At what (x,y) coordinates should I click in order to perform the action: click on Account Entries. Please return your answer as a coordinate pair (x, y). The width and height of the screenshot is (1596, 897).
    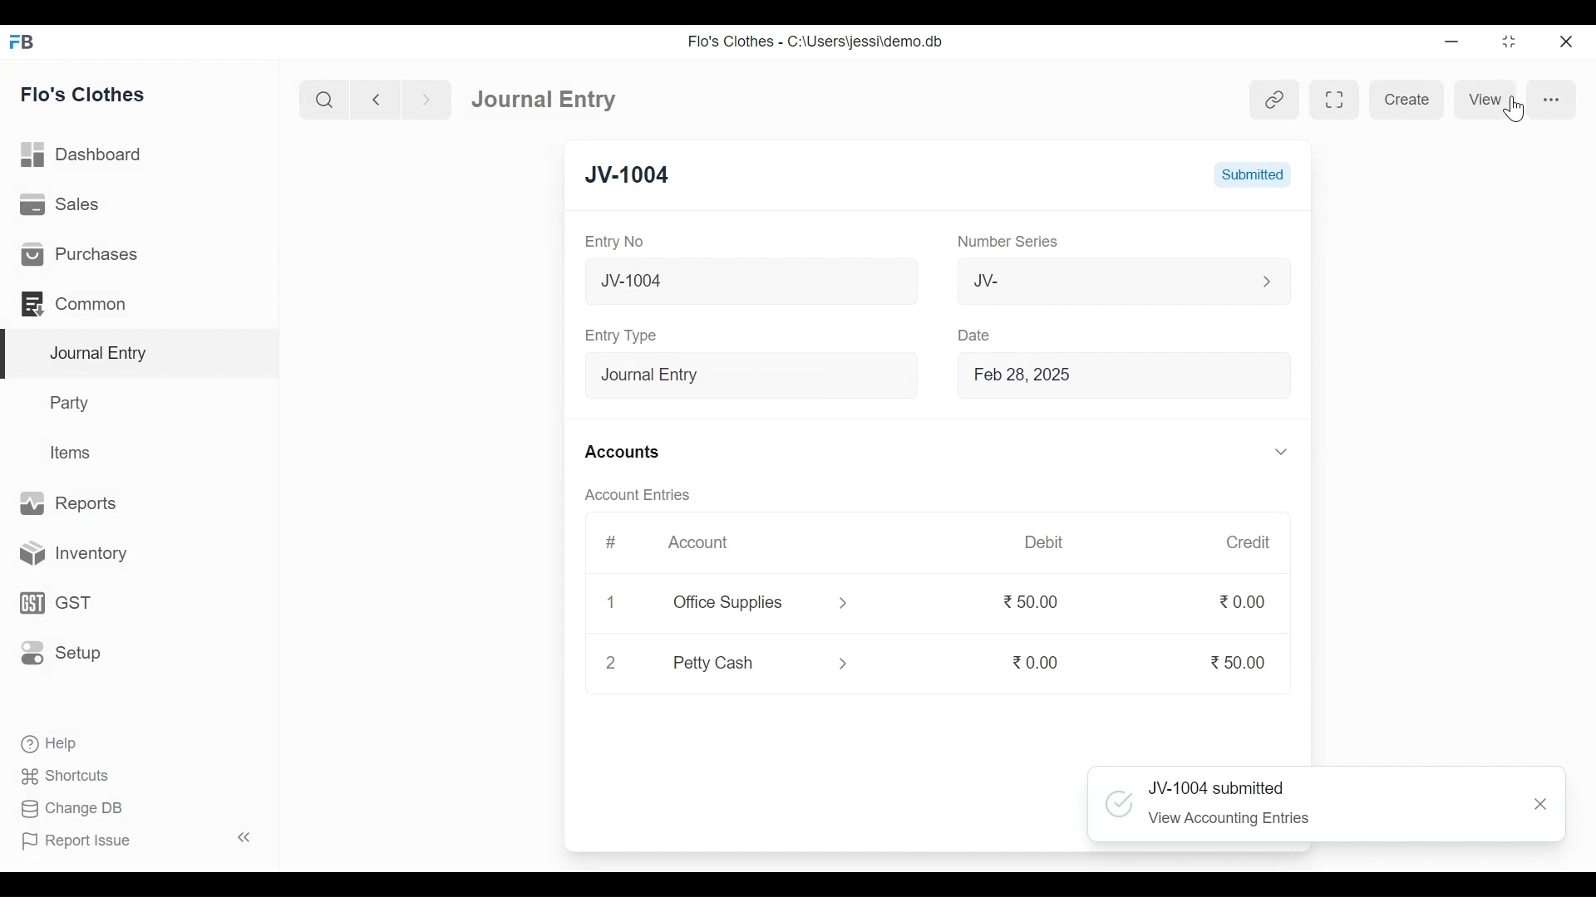
    Looking at the image, I should click on (637, 494).